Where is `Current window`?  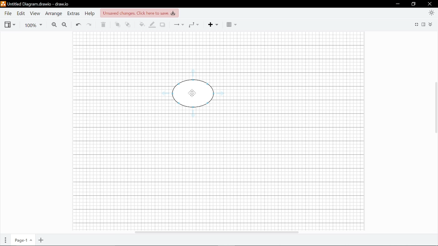 Current window is located at coordinates (35, 4).